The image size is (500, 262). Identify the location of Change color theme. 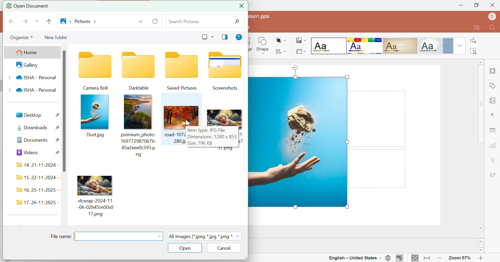
(300, 40).